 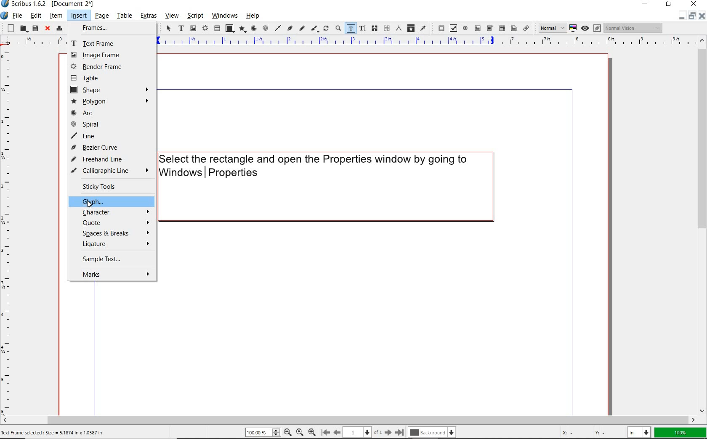 I want to click on pdf text field, so click(x=478, y=28).